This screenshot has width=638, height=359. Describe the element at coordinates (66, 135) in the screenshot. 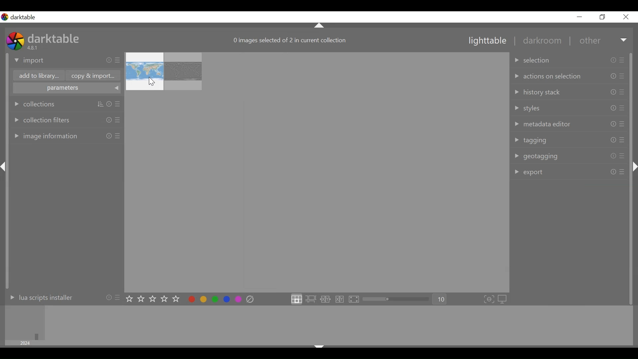

I see `Image information` at that location.